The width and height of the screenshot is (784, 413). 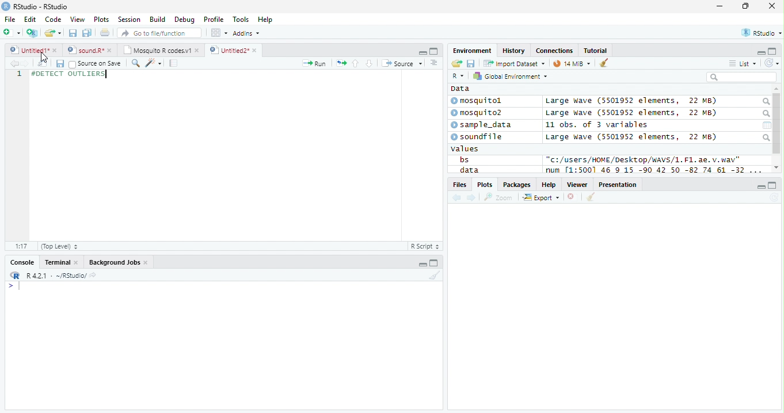 What do you see at coordinates (95, 64) in the screenshot?
I see `Source on save` at bounding box center [95, 64].